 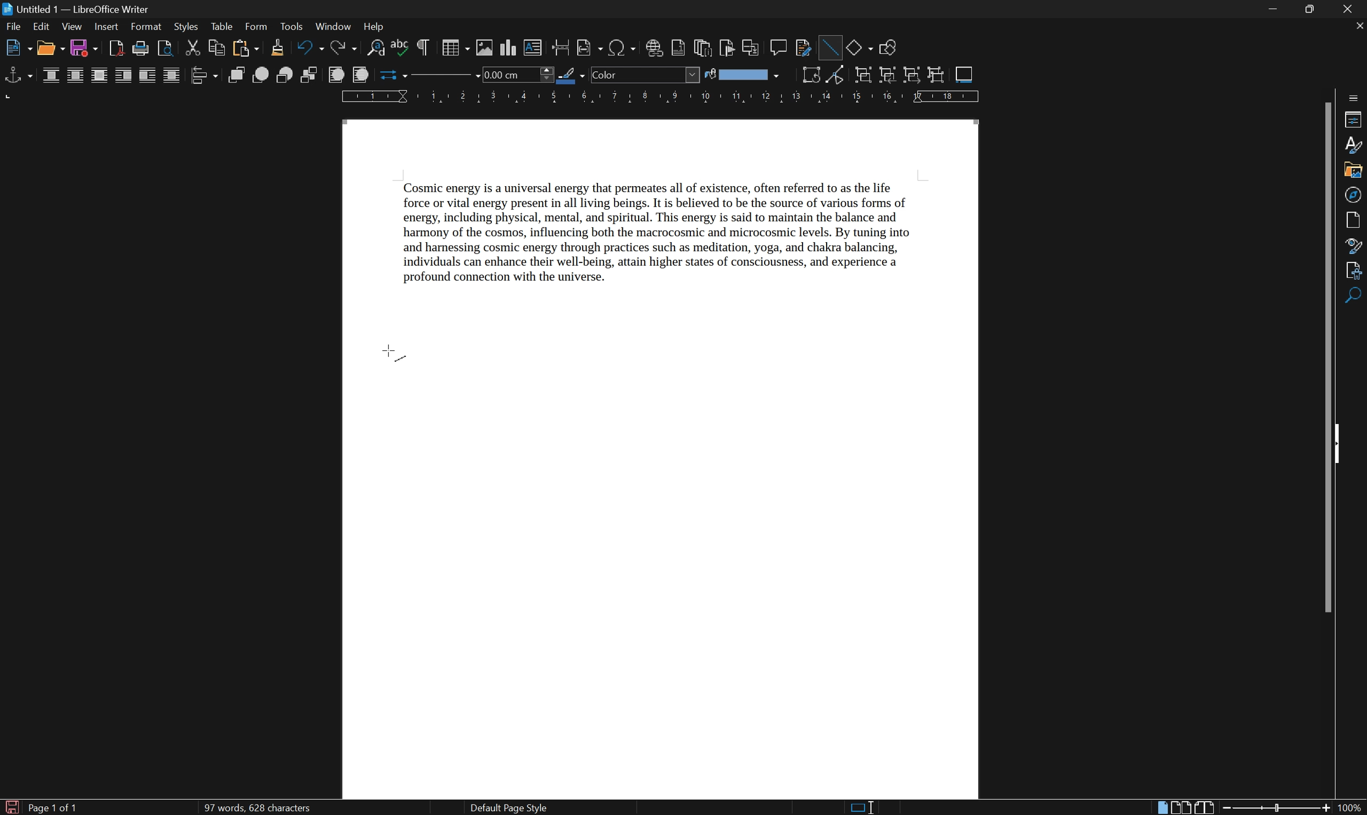 I want to click on insert table, so click(x=455, y=47).